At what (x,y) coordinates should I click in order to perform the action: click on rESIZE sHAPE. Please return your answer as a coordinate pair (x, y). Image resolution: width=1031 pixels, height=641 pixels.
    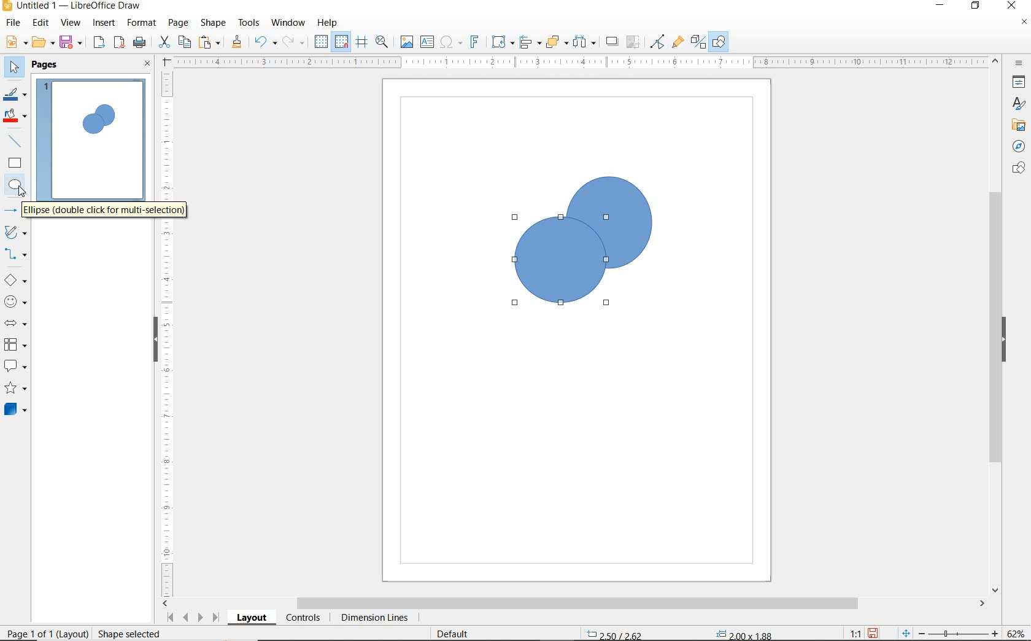
    Looking at the image, I should click on (124, 633).